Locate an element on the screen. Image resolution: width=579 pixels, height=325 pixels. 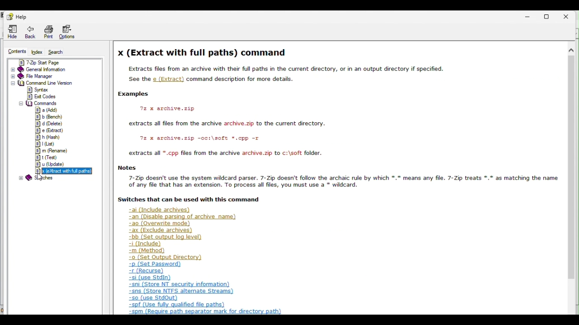
x (eXtract with full paths) is located at coordinates (62, 171).